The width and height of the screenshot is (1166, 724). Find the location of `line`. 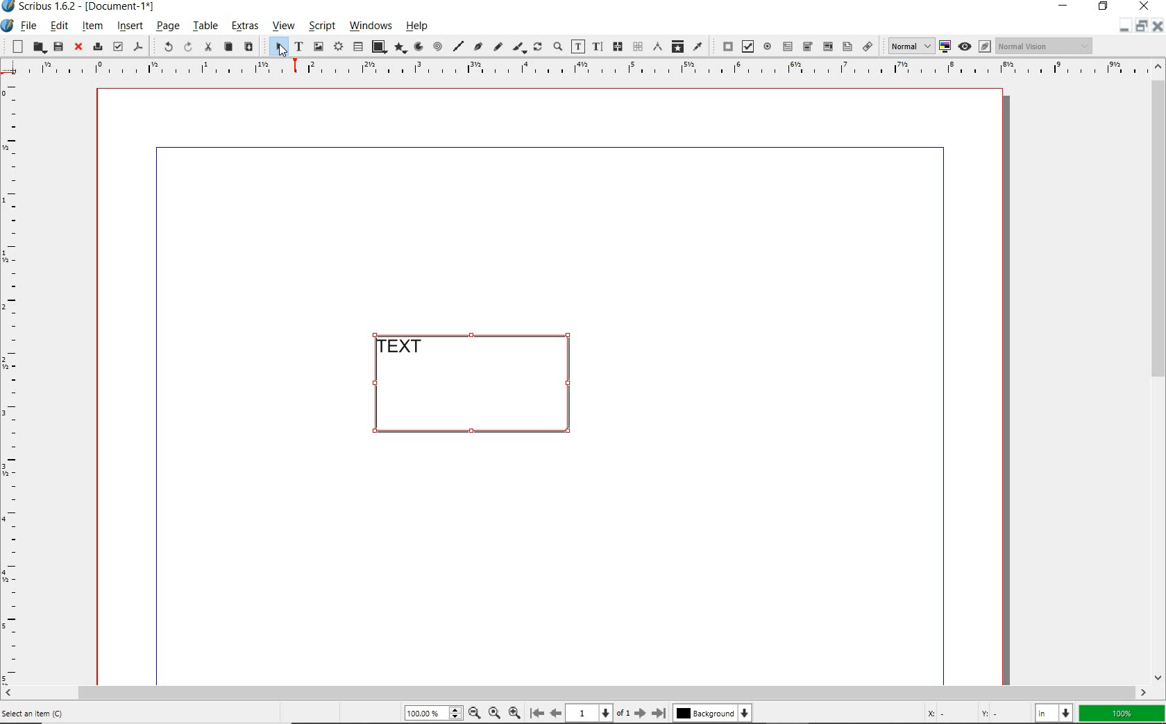

line is located at coordinates (458, 45).